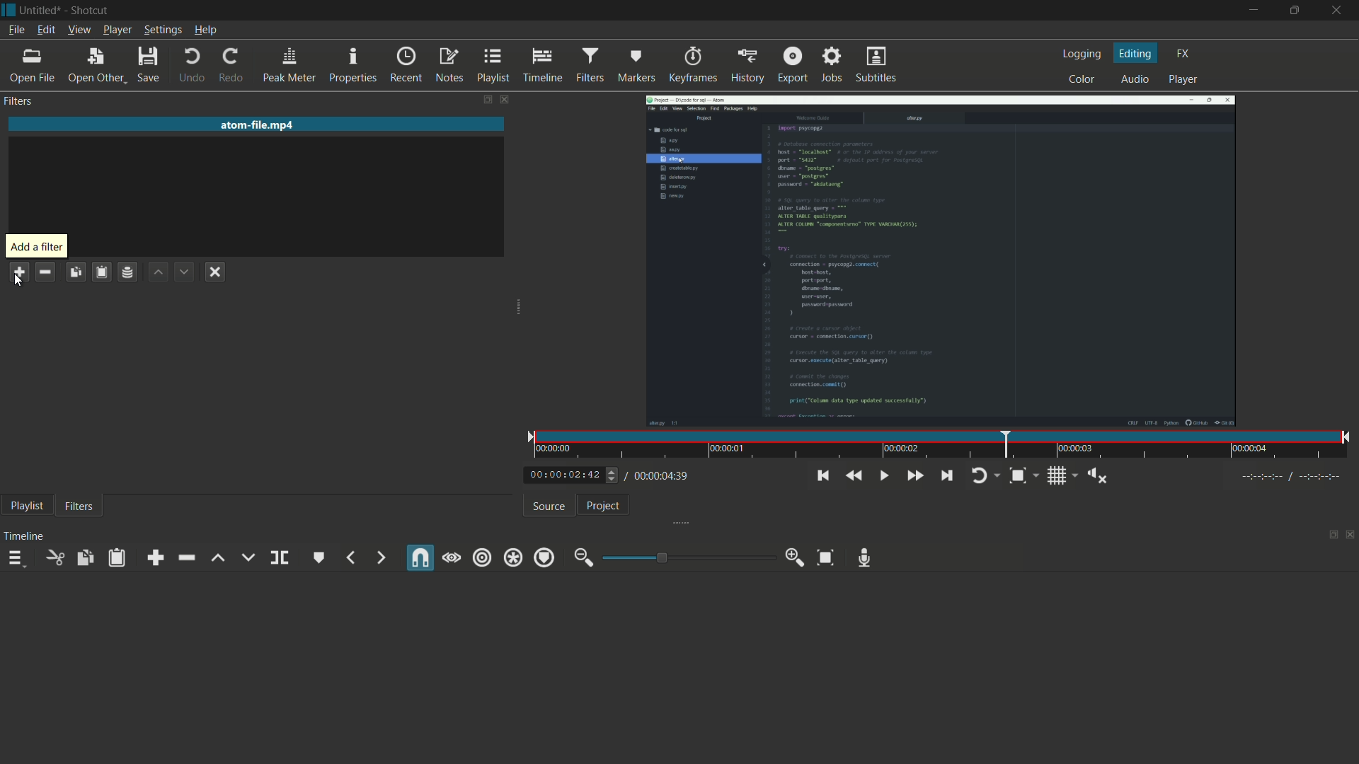 Image resolution: width=1359 pixels, height=764 pixels. Describe the element at coordinates (1101, 477) in the screenshot. I see `show volume control` at that location.